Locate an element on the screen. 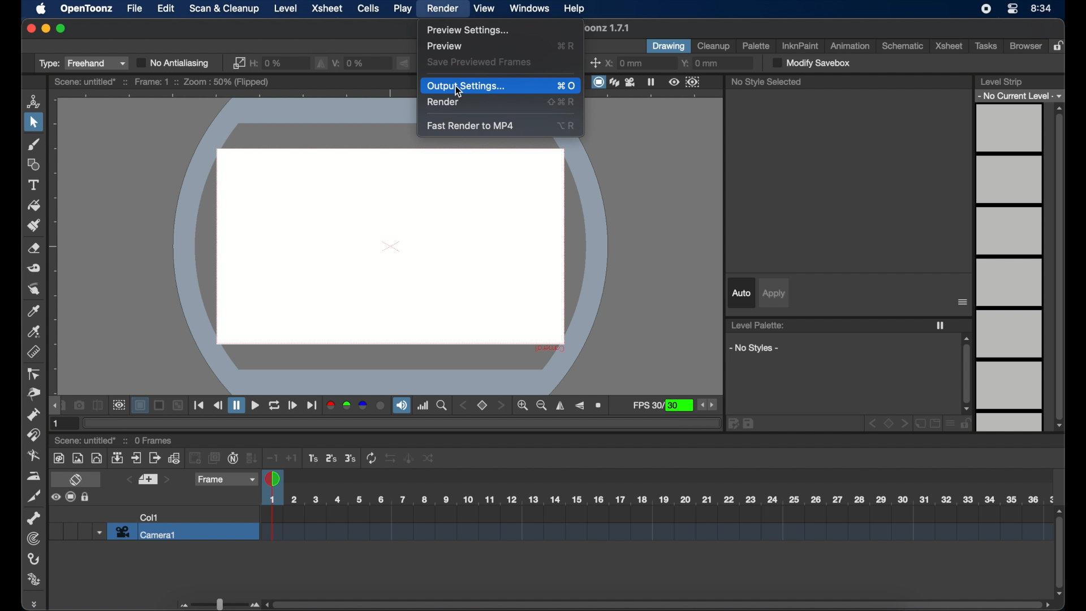  stepper buttons is located at coordinates (707, 405).